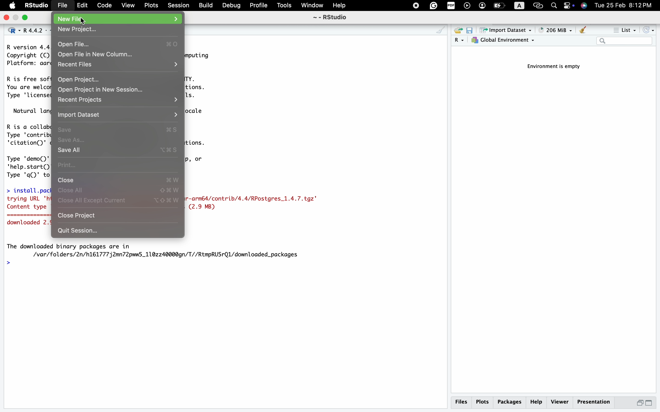  What do you see at coordinates (27, 18) in the screenshot?
I see `maximize` at bounding box center [27, 18].